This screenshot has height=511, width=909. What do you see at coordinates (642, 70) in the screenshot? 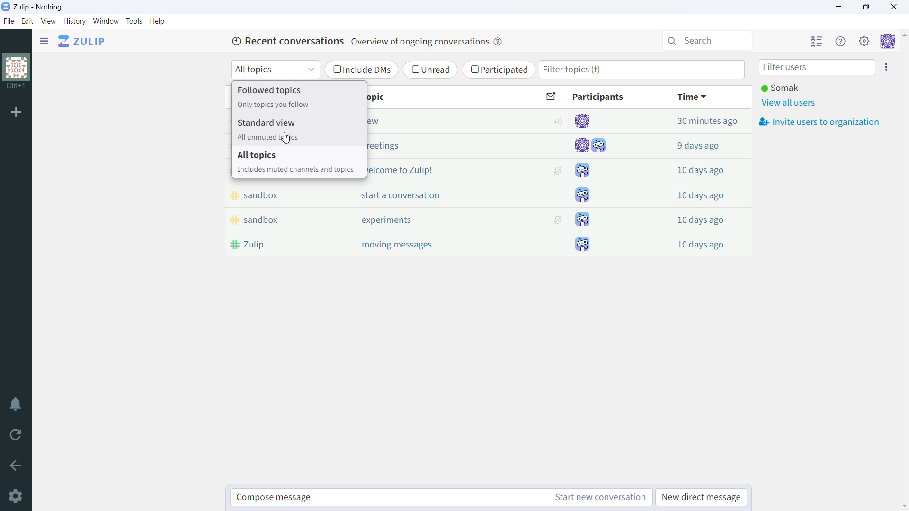
I see `filter topics` at bounding box center [642, 70].